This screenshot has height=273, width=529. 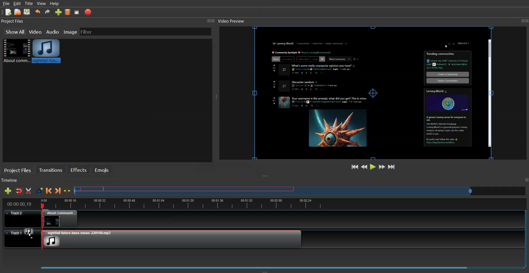 I want to click on Saved Project, so click(x=27, y=12).